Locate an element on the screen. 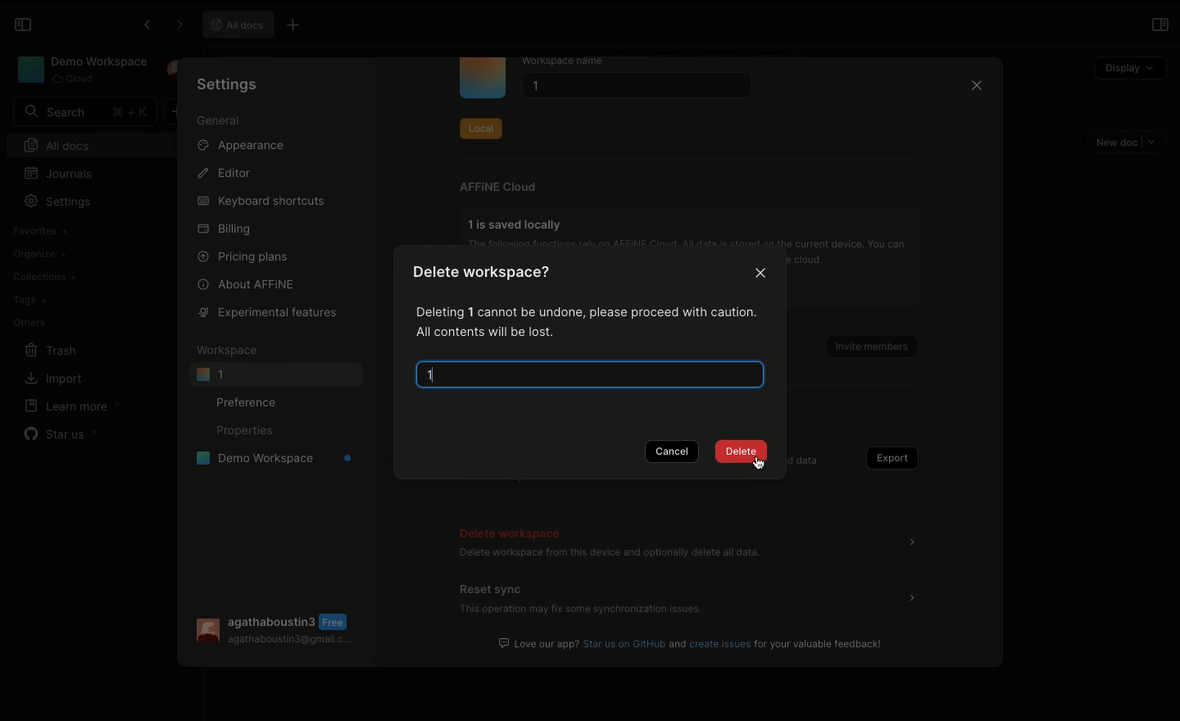  Others is located at coordinates (29, 321).